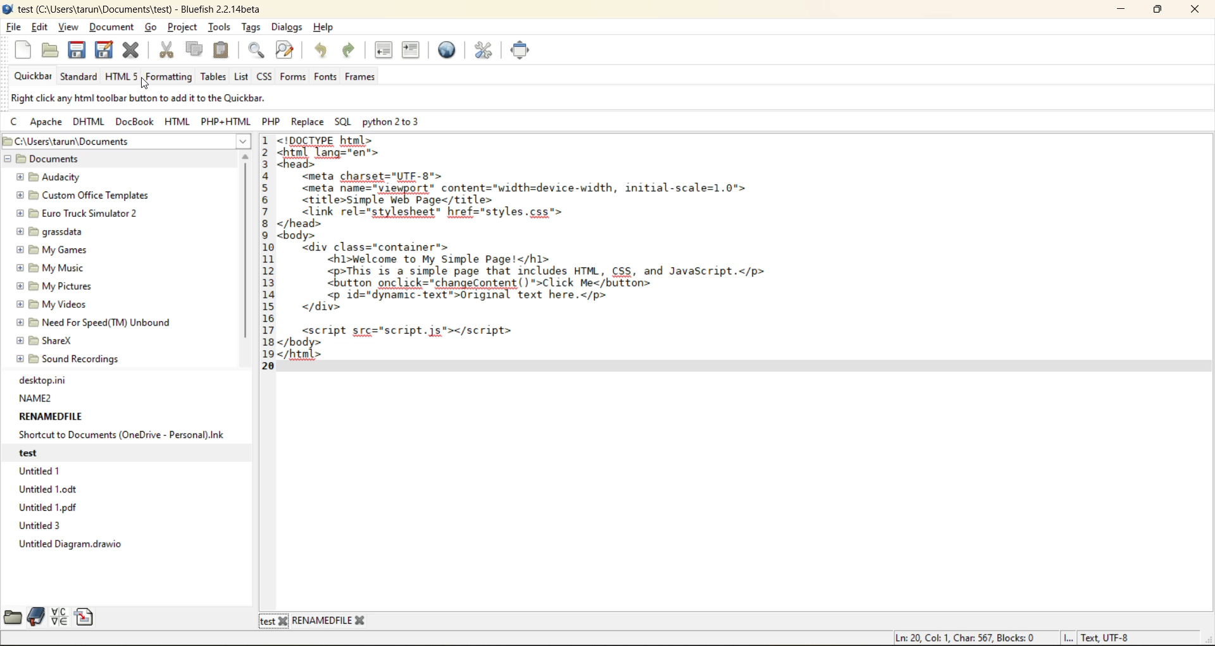  Describe the element at coordinates (240, 76) in the screenshot. I see `list` at that location.